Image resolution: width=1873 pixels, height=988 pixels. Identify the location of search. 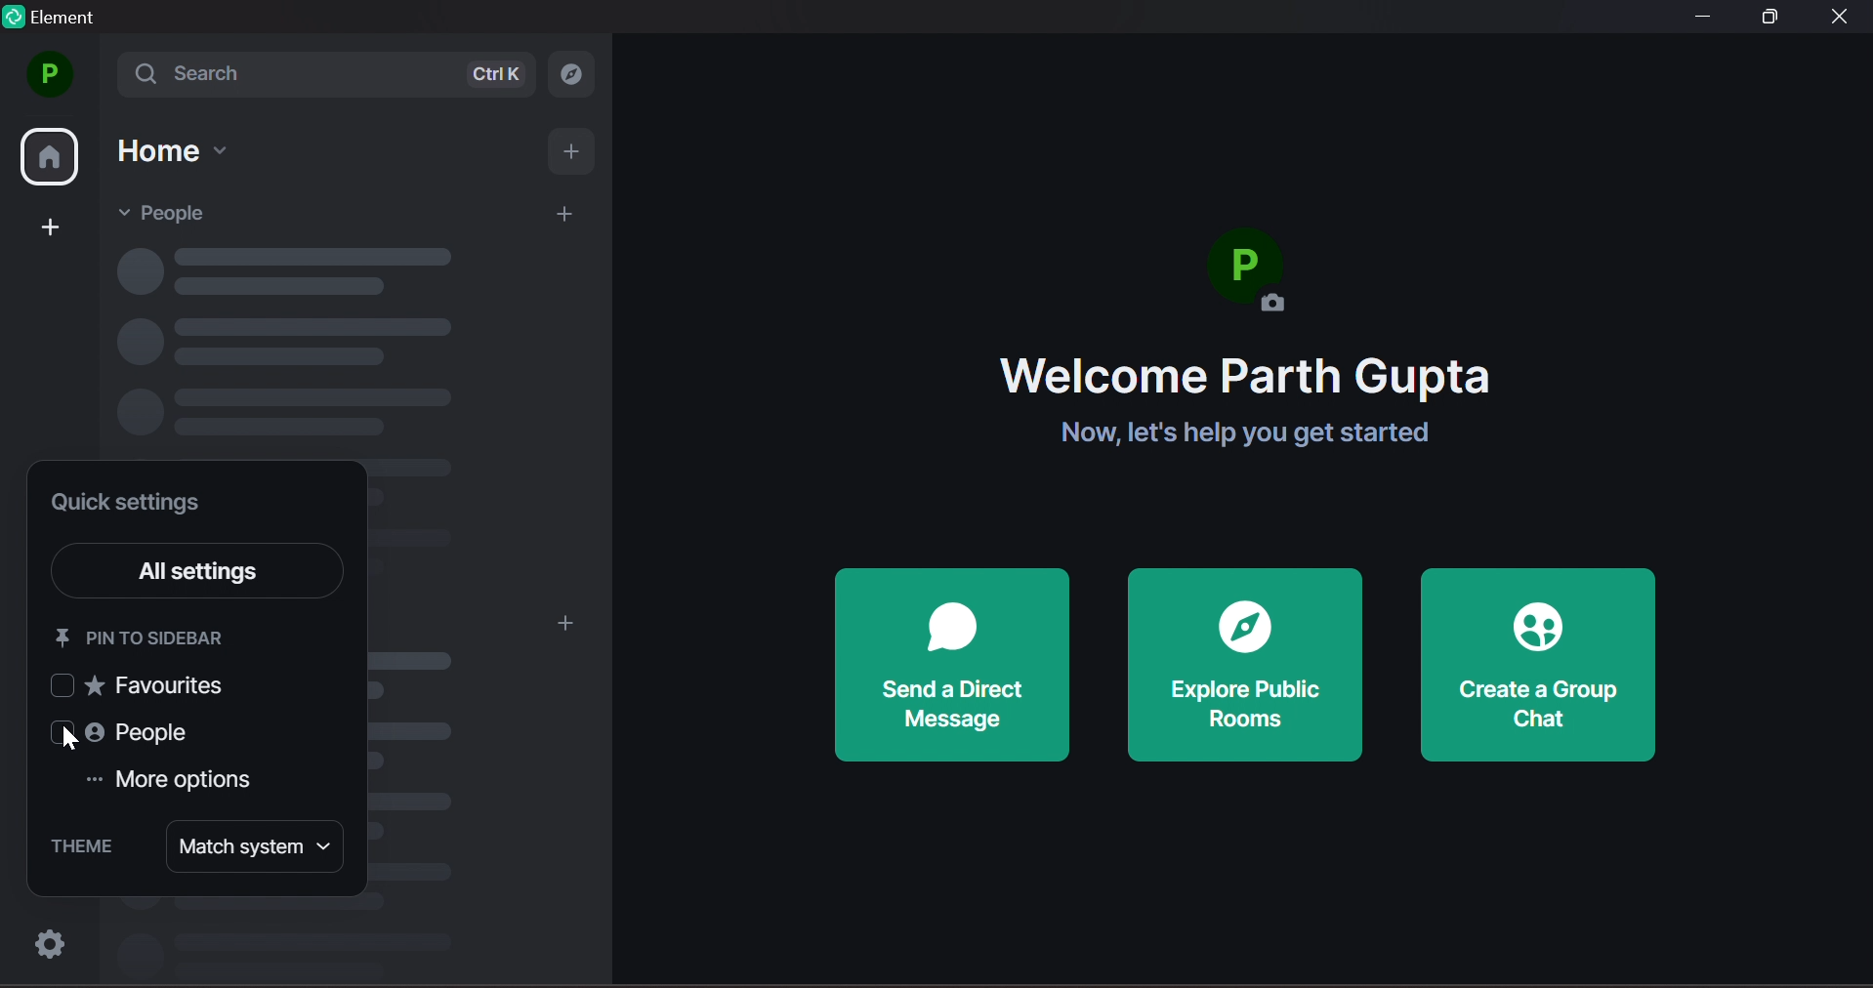
(332, 73).